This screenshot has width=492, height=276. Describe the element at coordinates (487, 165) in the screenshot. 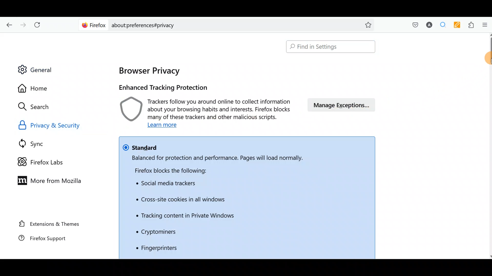

I see `Scroll bar` at that location.